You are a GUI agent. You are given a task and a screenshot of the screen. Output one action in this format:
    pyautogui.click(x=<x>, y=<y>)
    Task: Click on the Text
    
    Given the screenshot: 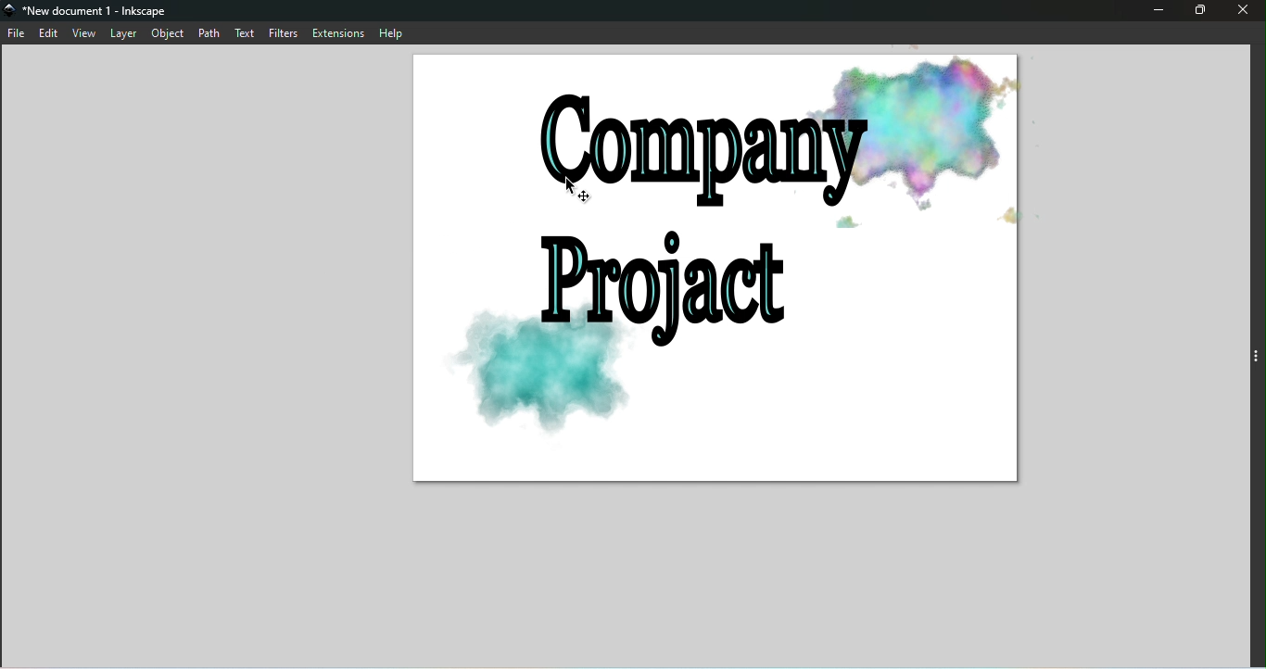 What is the action you would take?
    pyautogui.click(x=246, y=32)
    